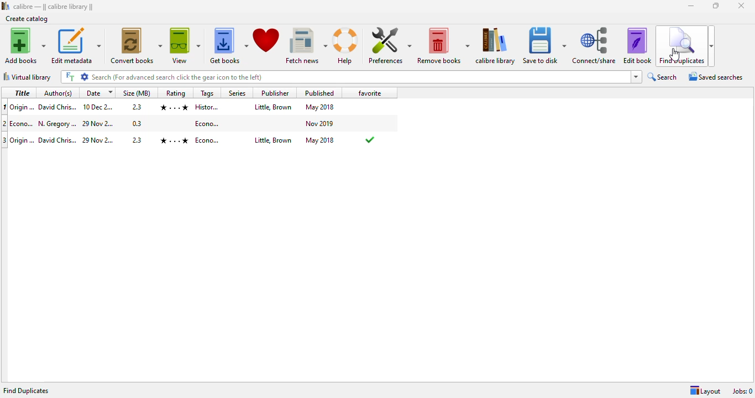 Image resolution: width=755 pixels, height=398 pixels. Describe the element at coordinates (638, 46) in the screenshot. I see `edit book` at that location.